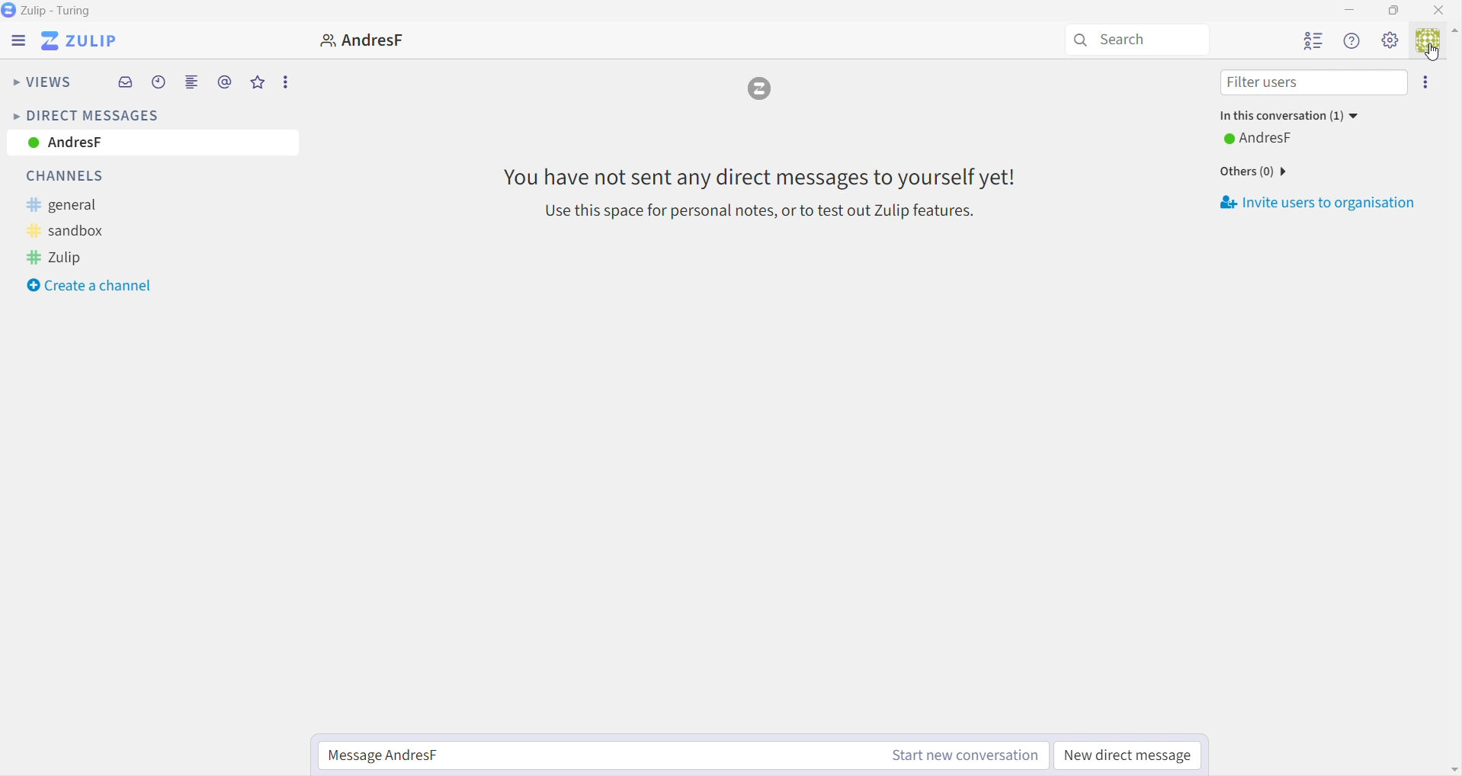 The width and height of the screenshot is (1462, 776). What do you see at coordinates (70, 258) in the screenshot?
I see `Zulip` at bounding box center [70, 258].